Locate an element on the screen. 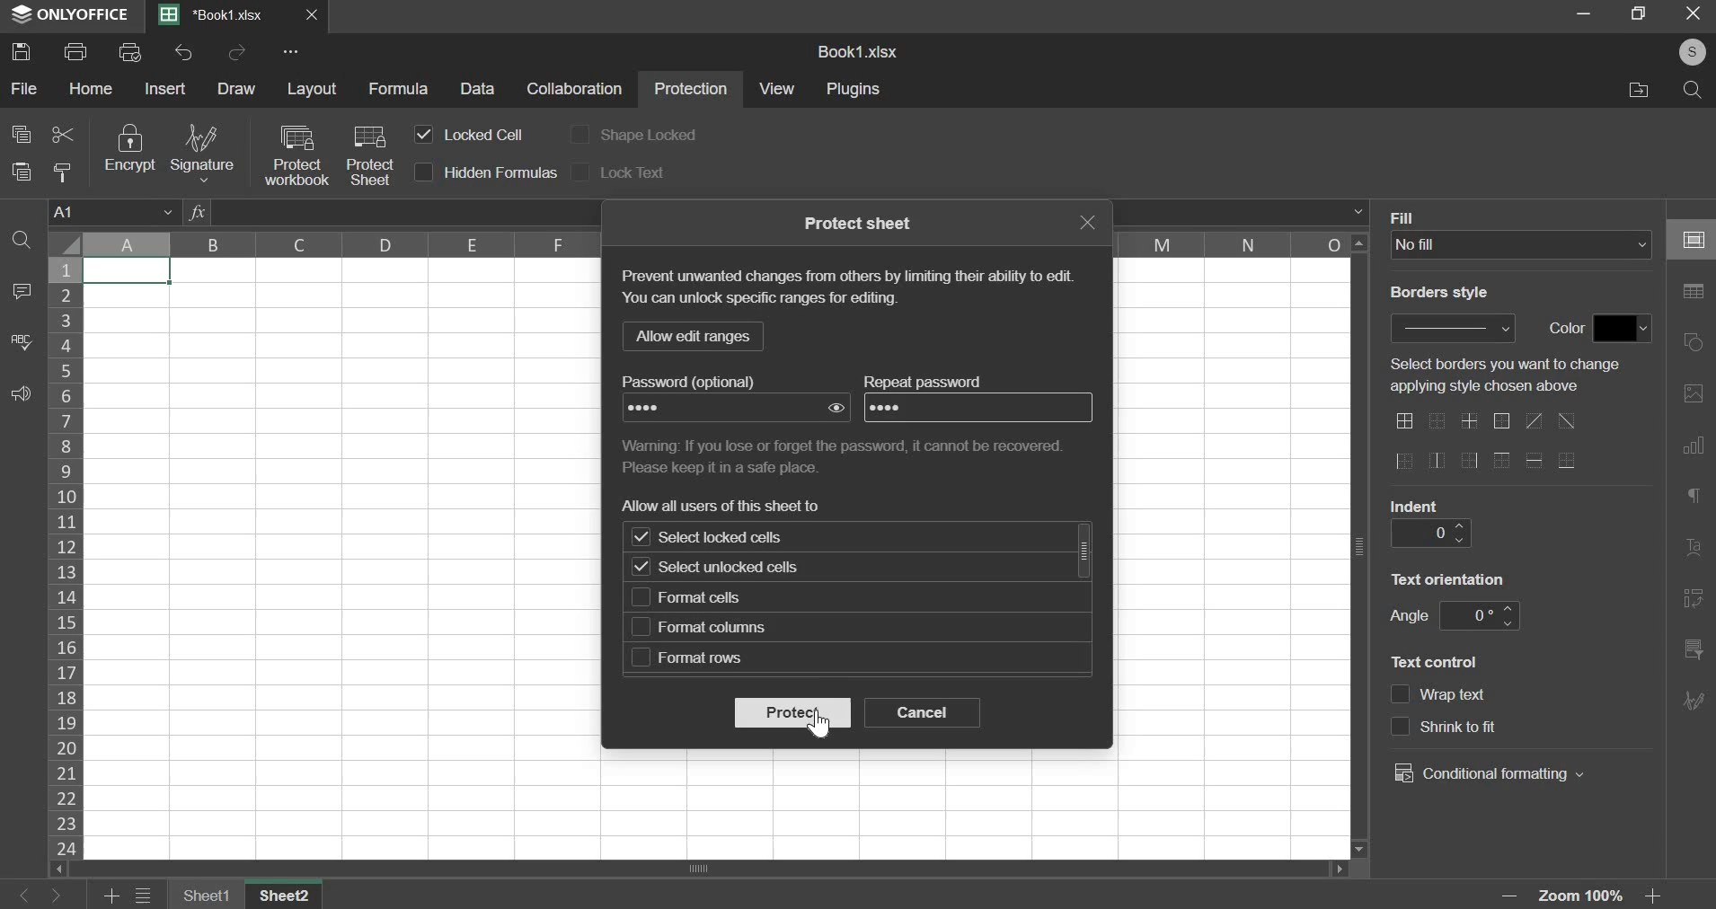  protect workbook is located at coordinates (295, 154).